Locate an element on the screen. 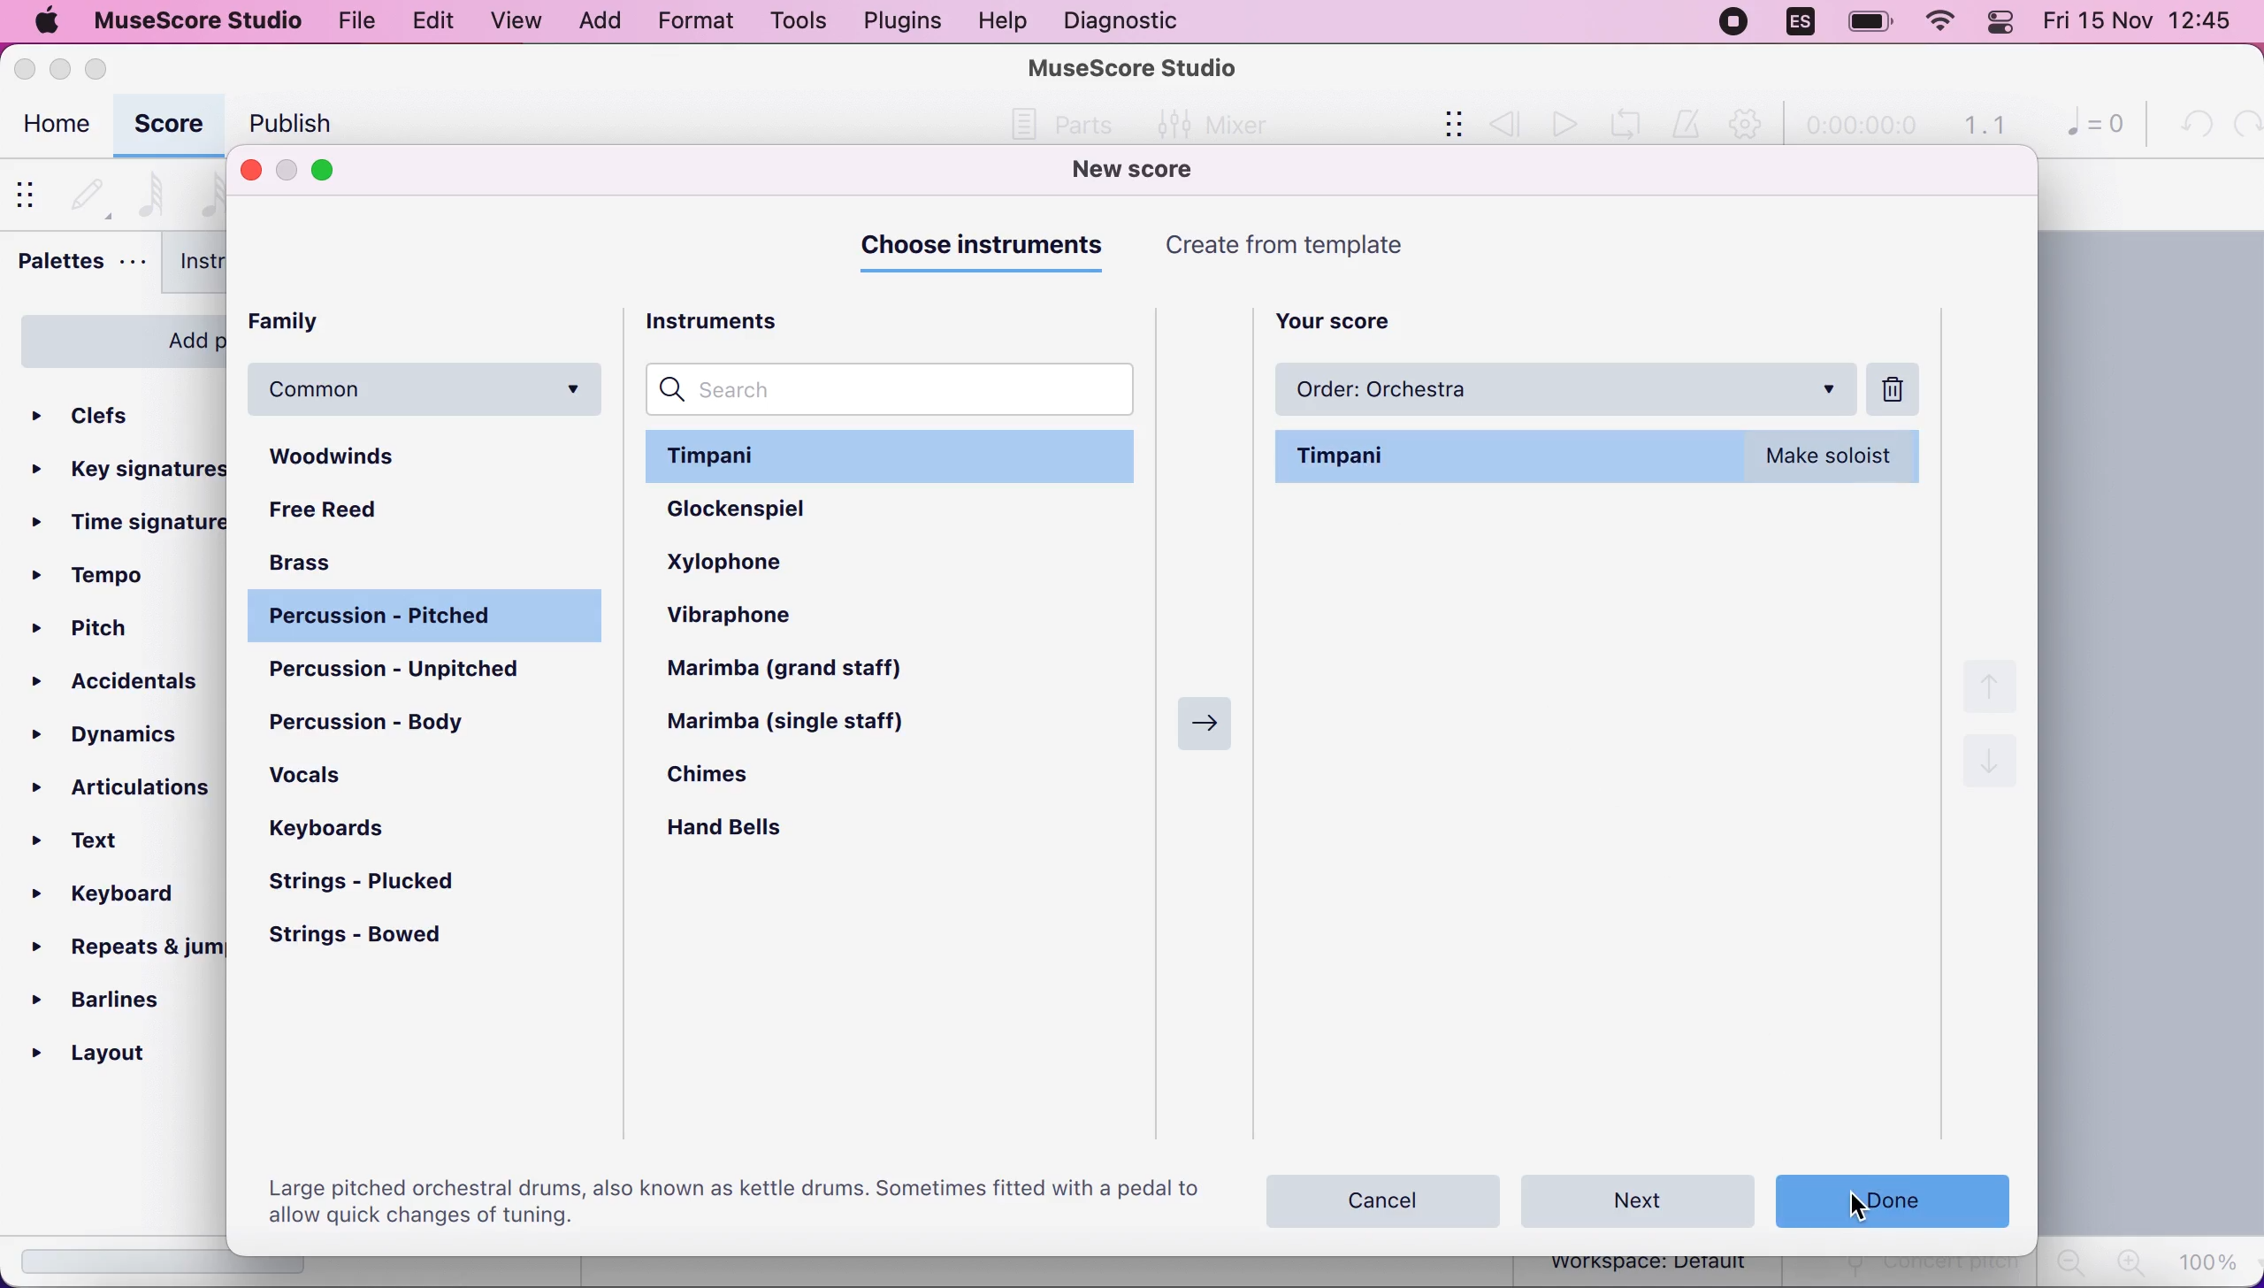 The width and height of the screenshot is (2264, 1288). undo is located at coordinates (2191, 125).